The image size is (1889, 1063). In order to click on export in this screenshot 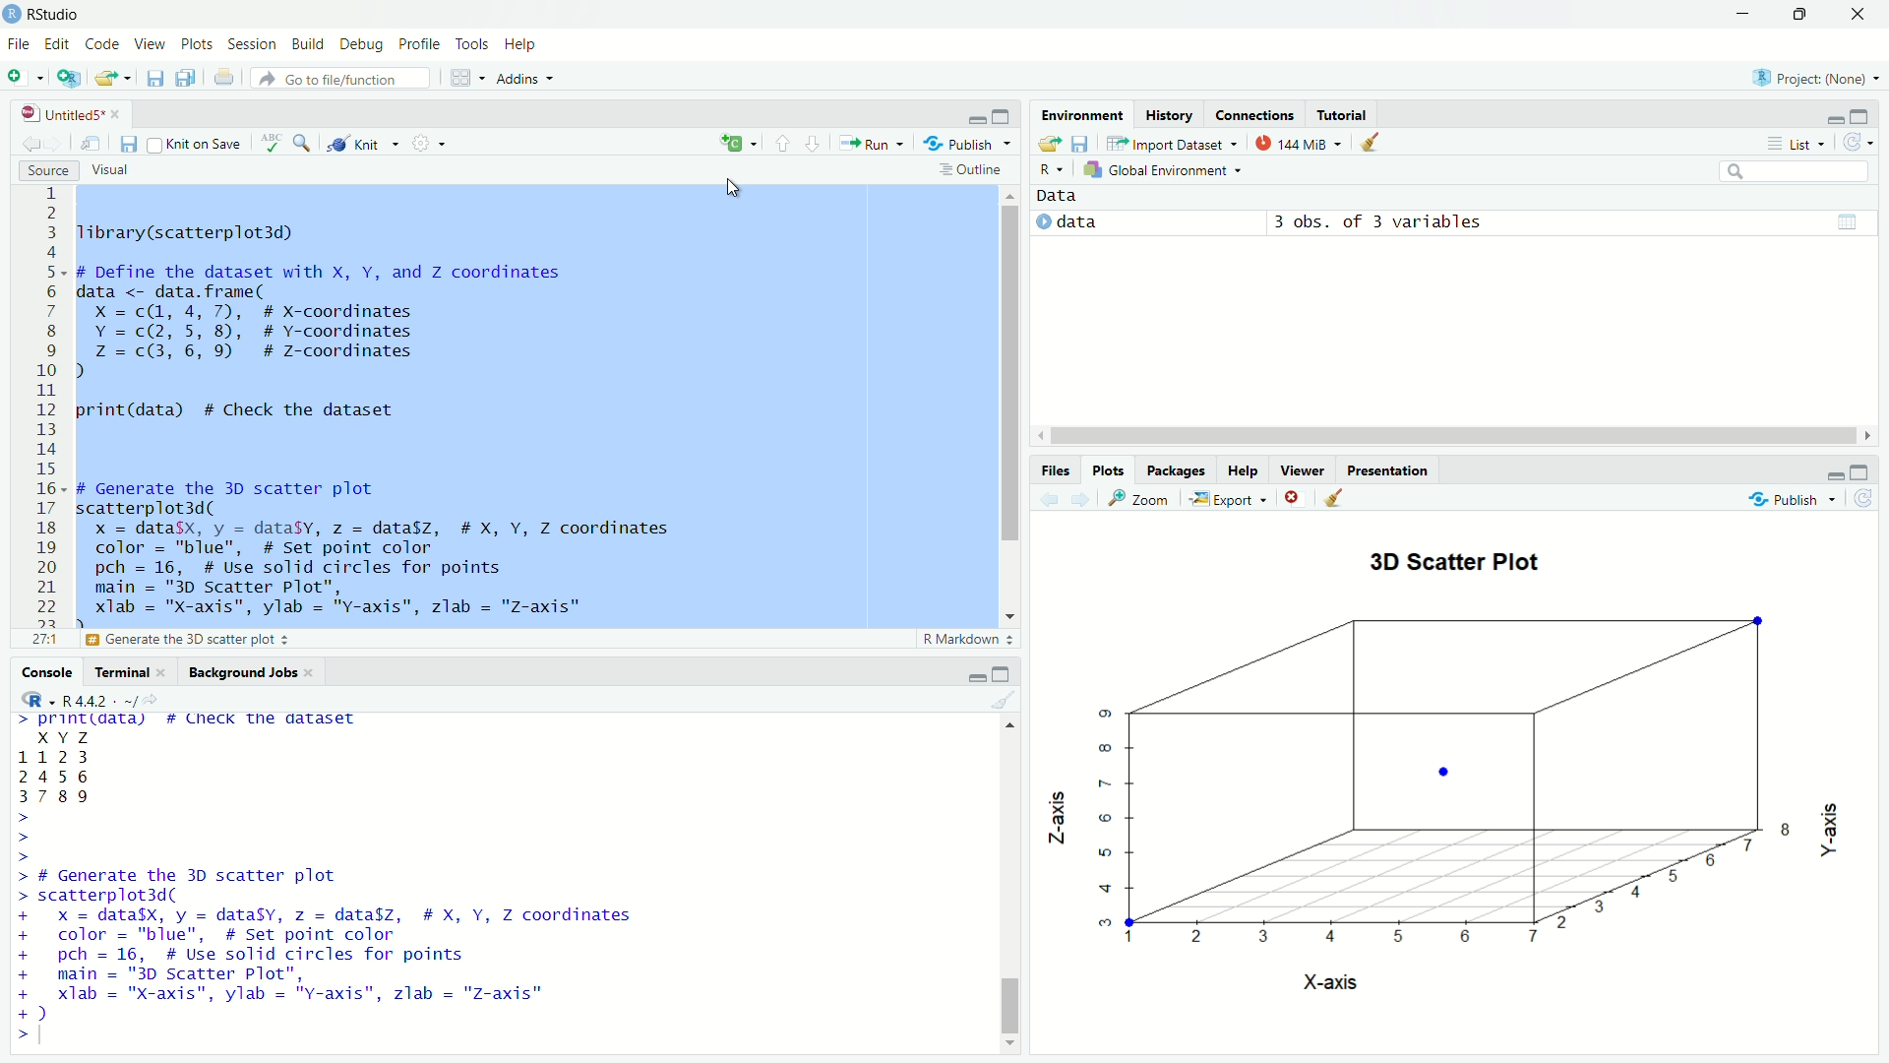, I will do `click(1228, 497)`.